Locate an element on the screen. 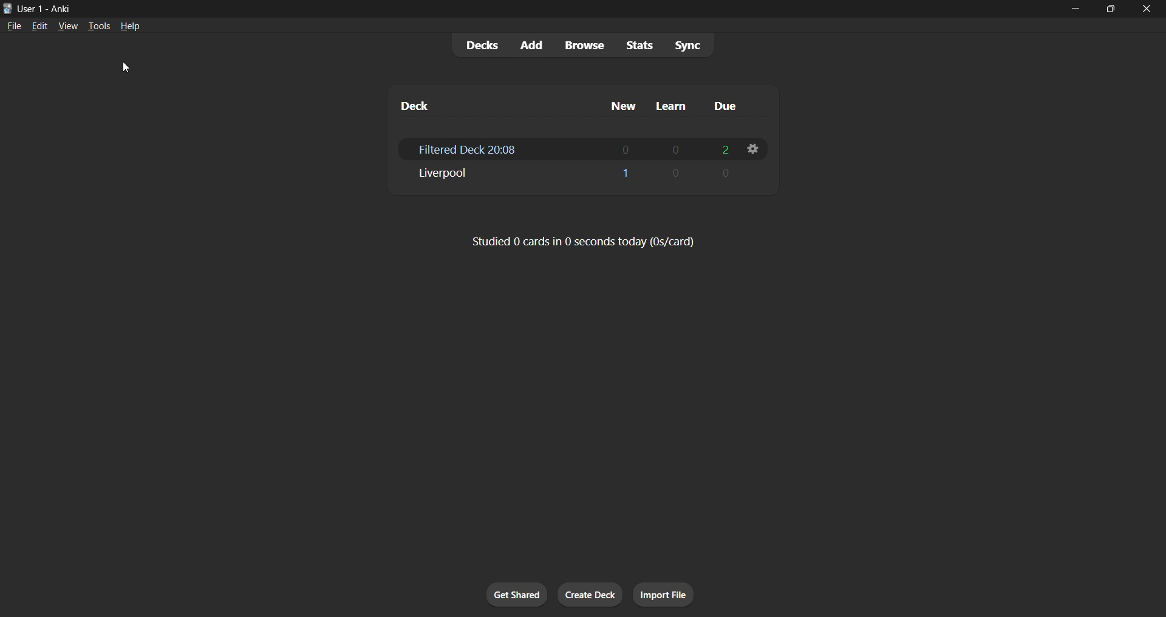 The height and width of the screenshot is (617, 1166). 1 is located at coordinates (624, 176).